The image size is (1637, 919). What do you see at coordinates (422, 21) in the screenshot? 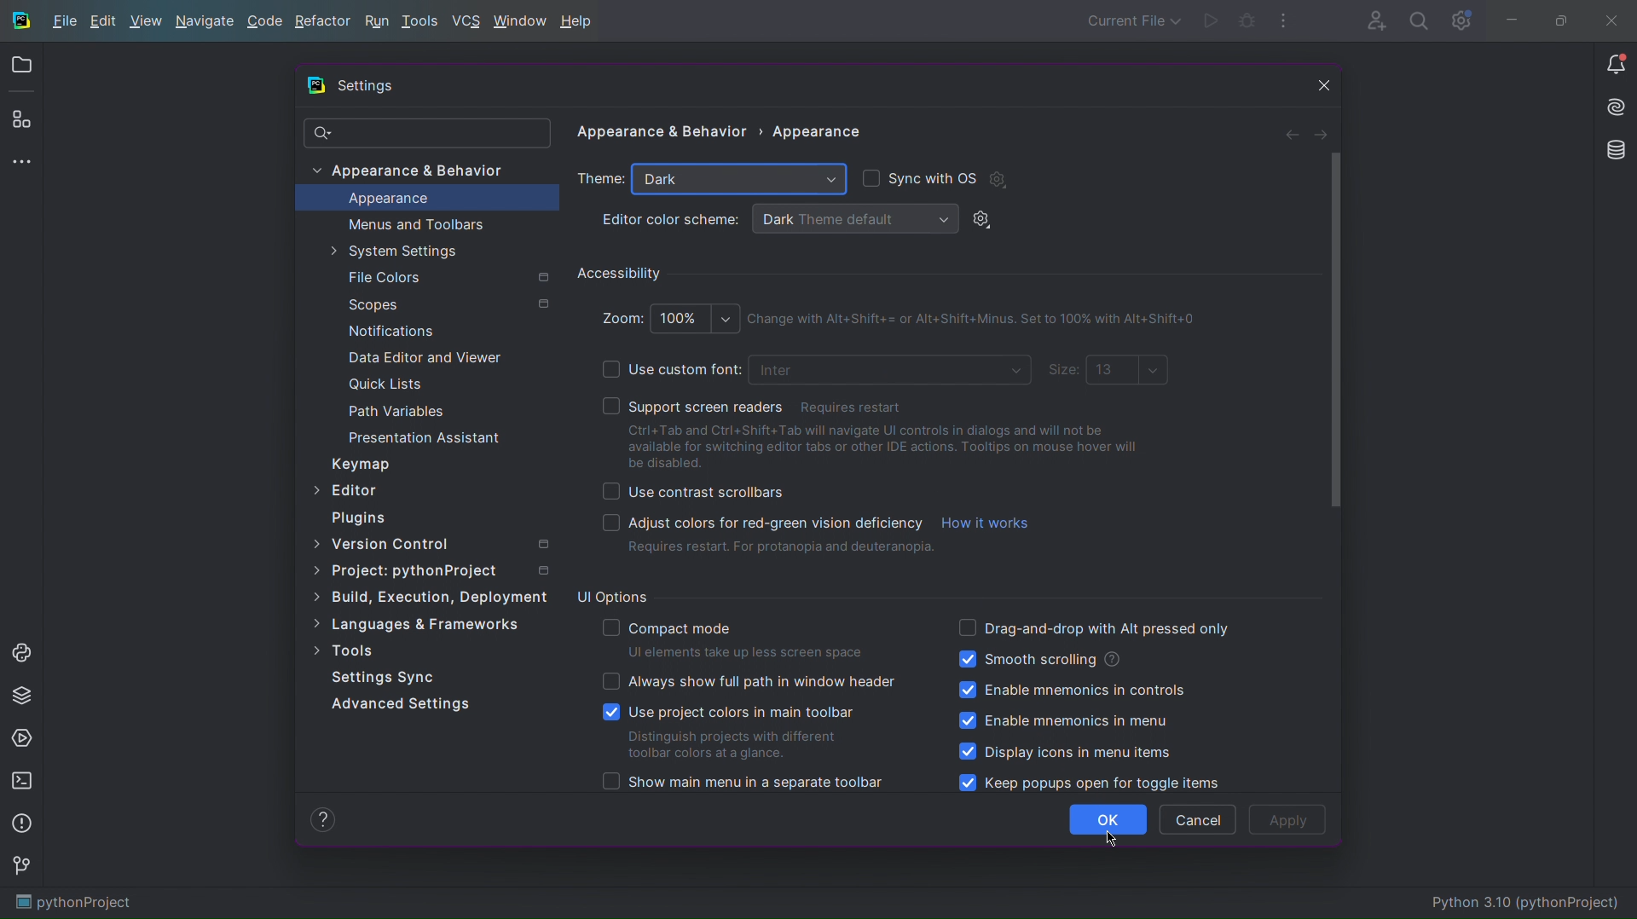
I see `Tools` at bounding box center [422, 21].